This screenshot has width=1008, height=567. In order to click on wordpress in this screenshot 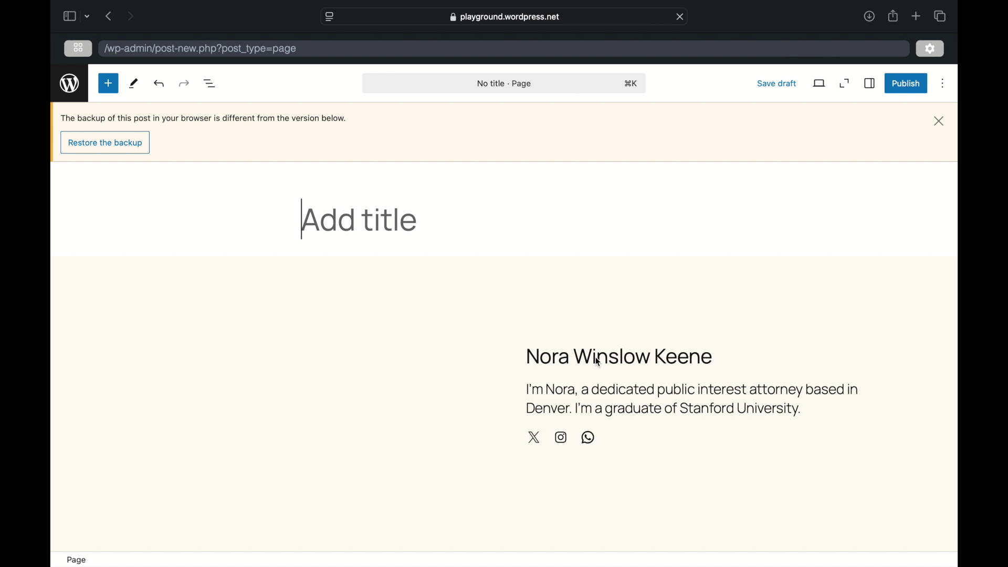, I will do `click(70, 83)`.